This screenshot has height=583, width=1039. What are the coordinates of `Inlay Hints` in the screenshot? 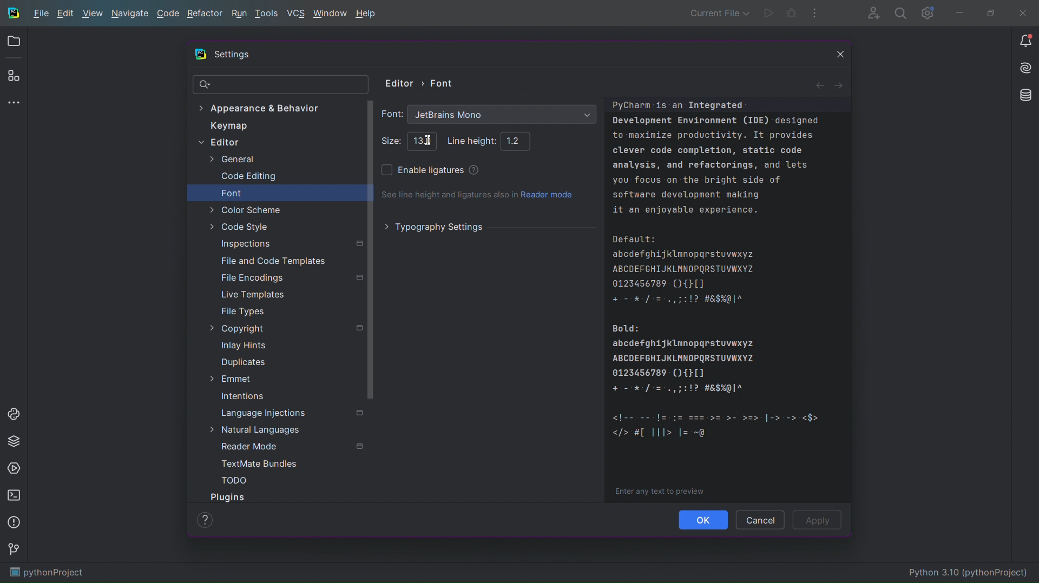 It's located at (243, 345).